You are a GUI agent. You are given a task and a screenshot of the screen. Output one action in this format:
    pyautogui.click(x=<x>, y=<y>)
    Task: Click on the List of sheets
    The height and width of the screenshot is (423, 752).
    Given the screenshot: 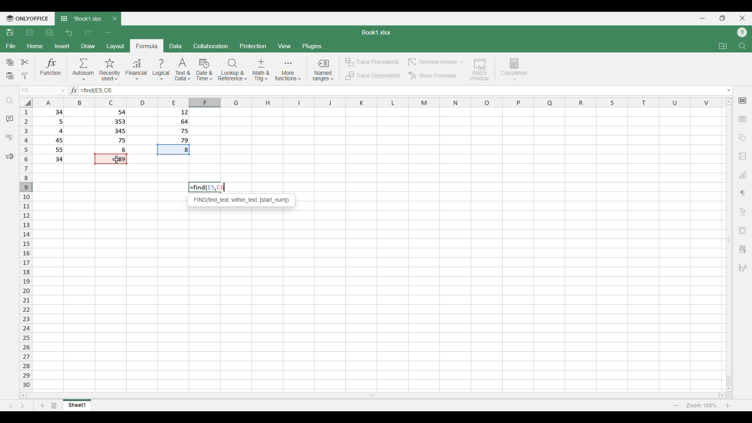 What is the action you would take?
    pyautogui.click(x=54, y=405)
    